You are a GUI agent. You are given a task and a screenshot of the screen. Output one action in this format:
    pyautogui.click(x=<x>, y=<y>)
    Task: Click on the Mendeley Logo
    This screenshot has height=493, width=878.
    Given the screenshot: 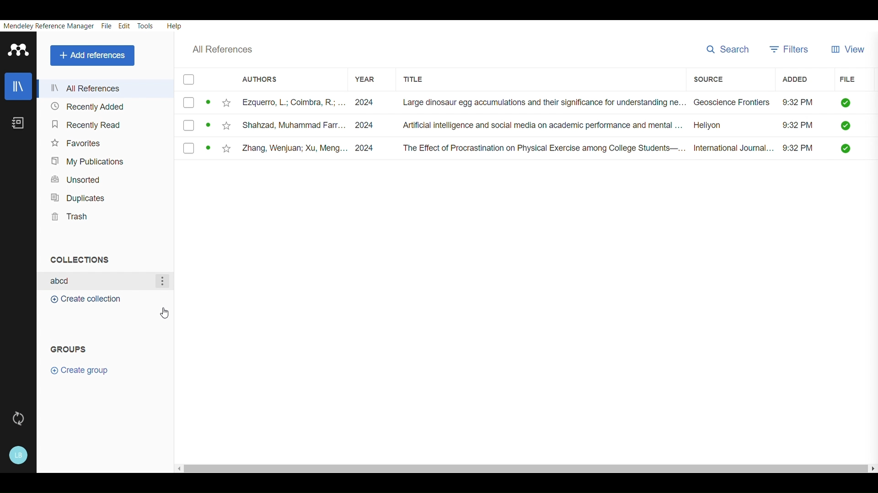 What is the action you would take?
    pyautogui.click(x=19, y=49)
    